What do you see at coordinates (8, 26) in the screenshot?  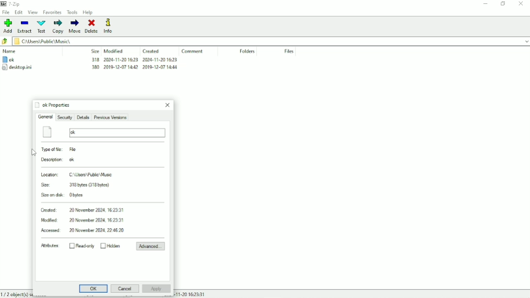 I see `Add` at bounding box center [8, 26].